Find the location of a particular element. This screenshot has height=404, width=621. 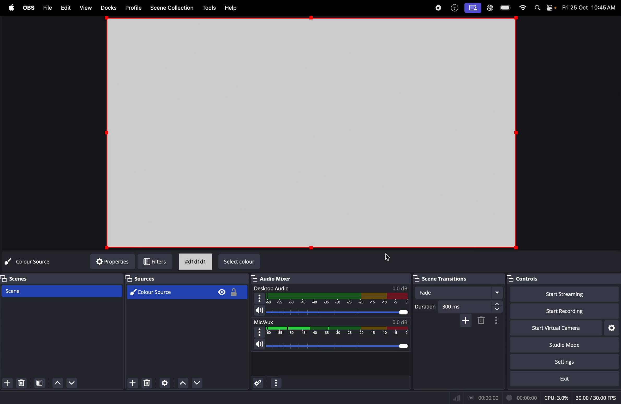

time and date is located at coordinates (589, 7).